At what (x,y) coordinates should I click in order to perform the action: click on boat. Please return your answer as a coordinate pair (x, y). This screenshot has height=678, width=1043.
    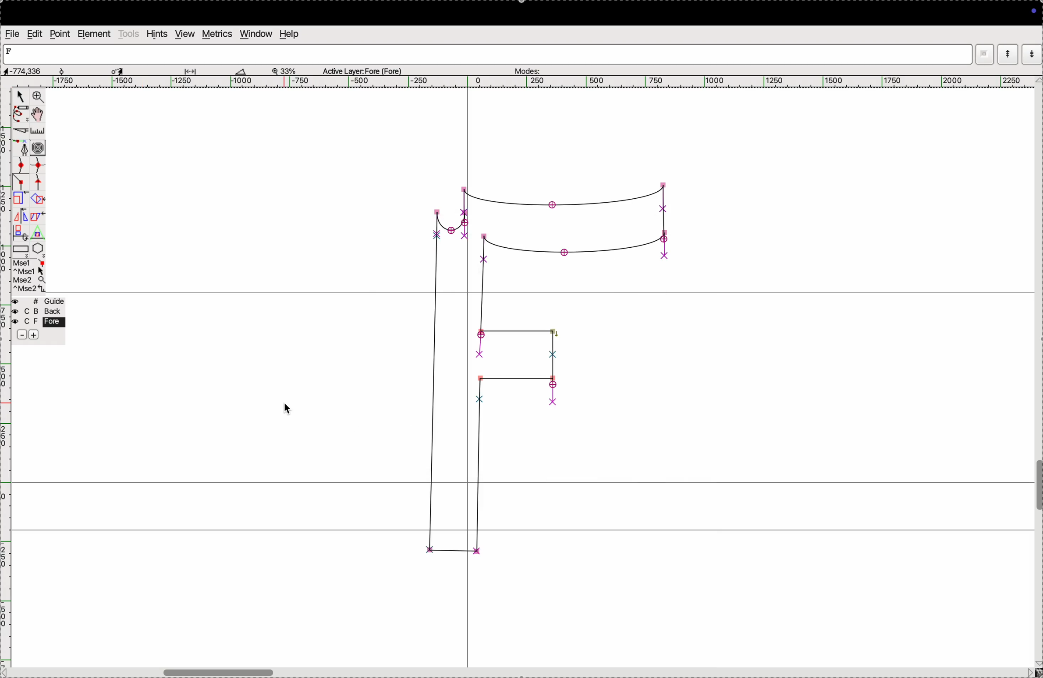
    Looking at the image, I should click on (245, 71).